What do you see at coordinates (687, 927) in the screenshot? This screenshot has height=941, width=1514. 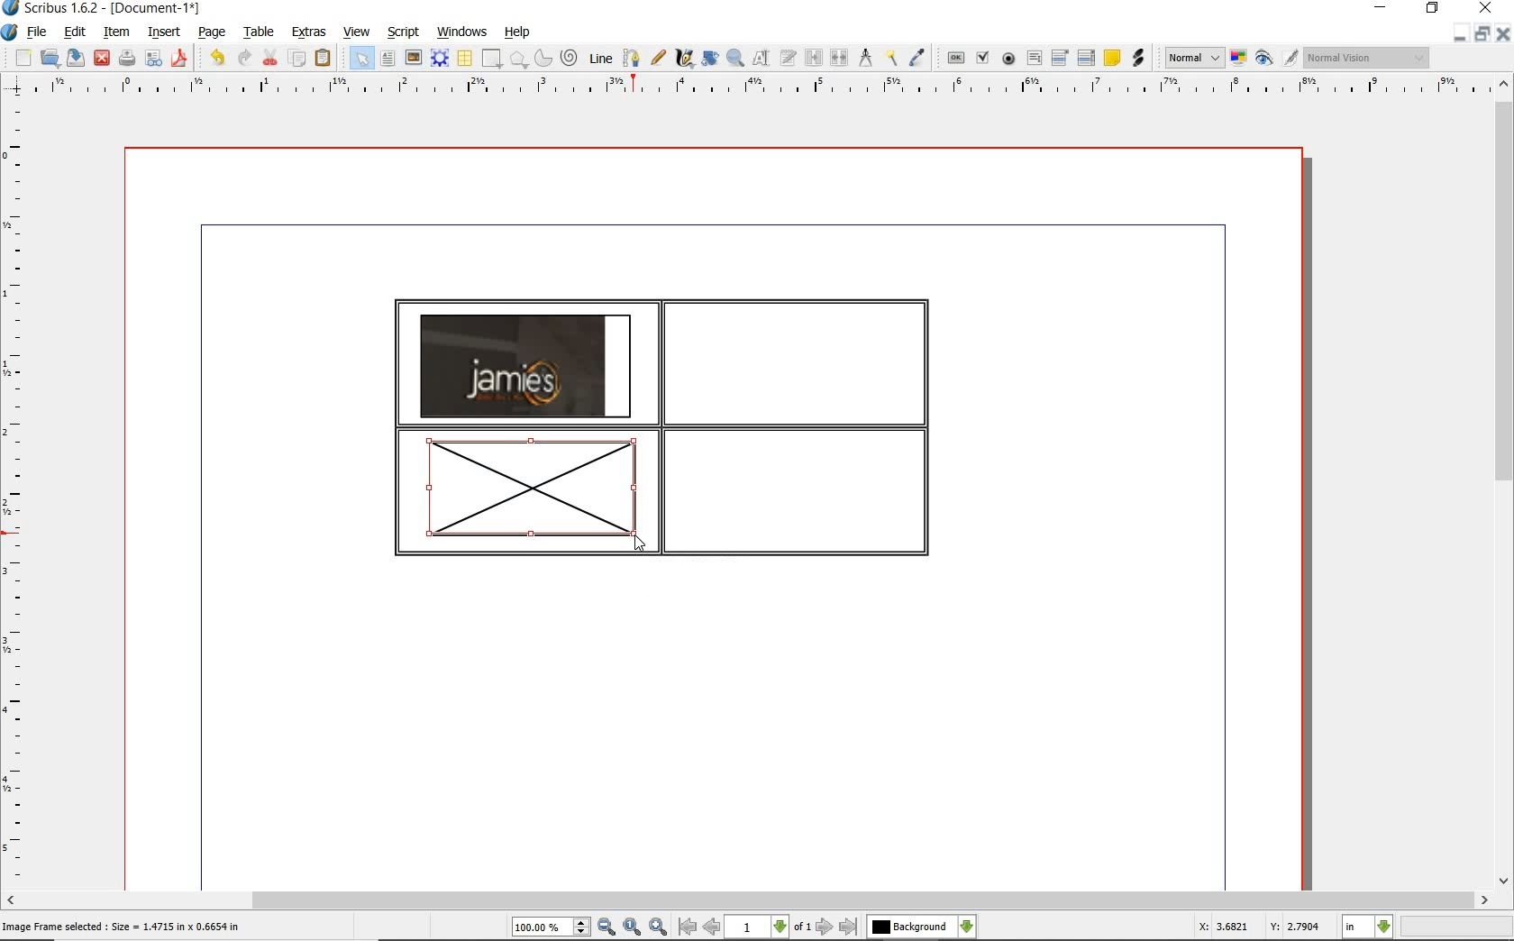 I see `go to first page` at bounding box center [687, 927].